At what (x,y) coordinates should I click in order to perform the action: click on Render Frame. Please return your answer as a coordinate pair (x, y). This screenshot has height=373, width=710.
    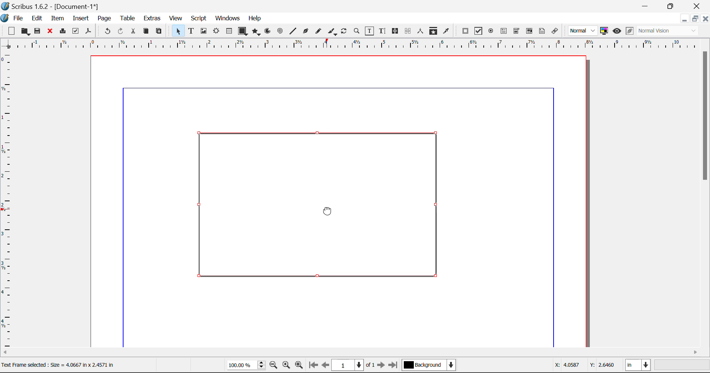
    Looking at the image, I should click on (216, 31).